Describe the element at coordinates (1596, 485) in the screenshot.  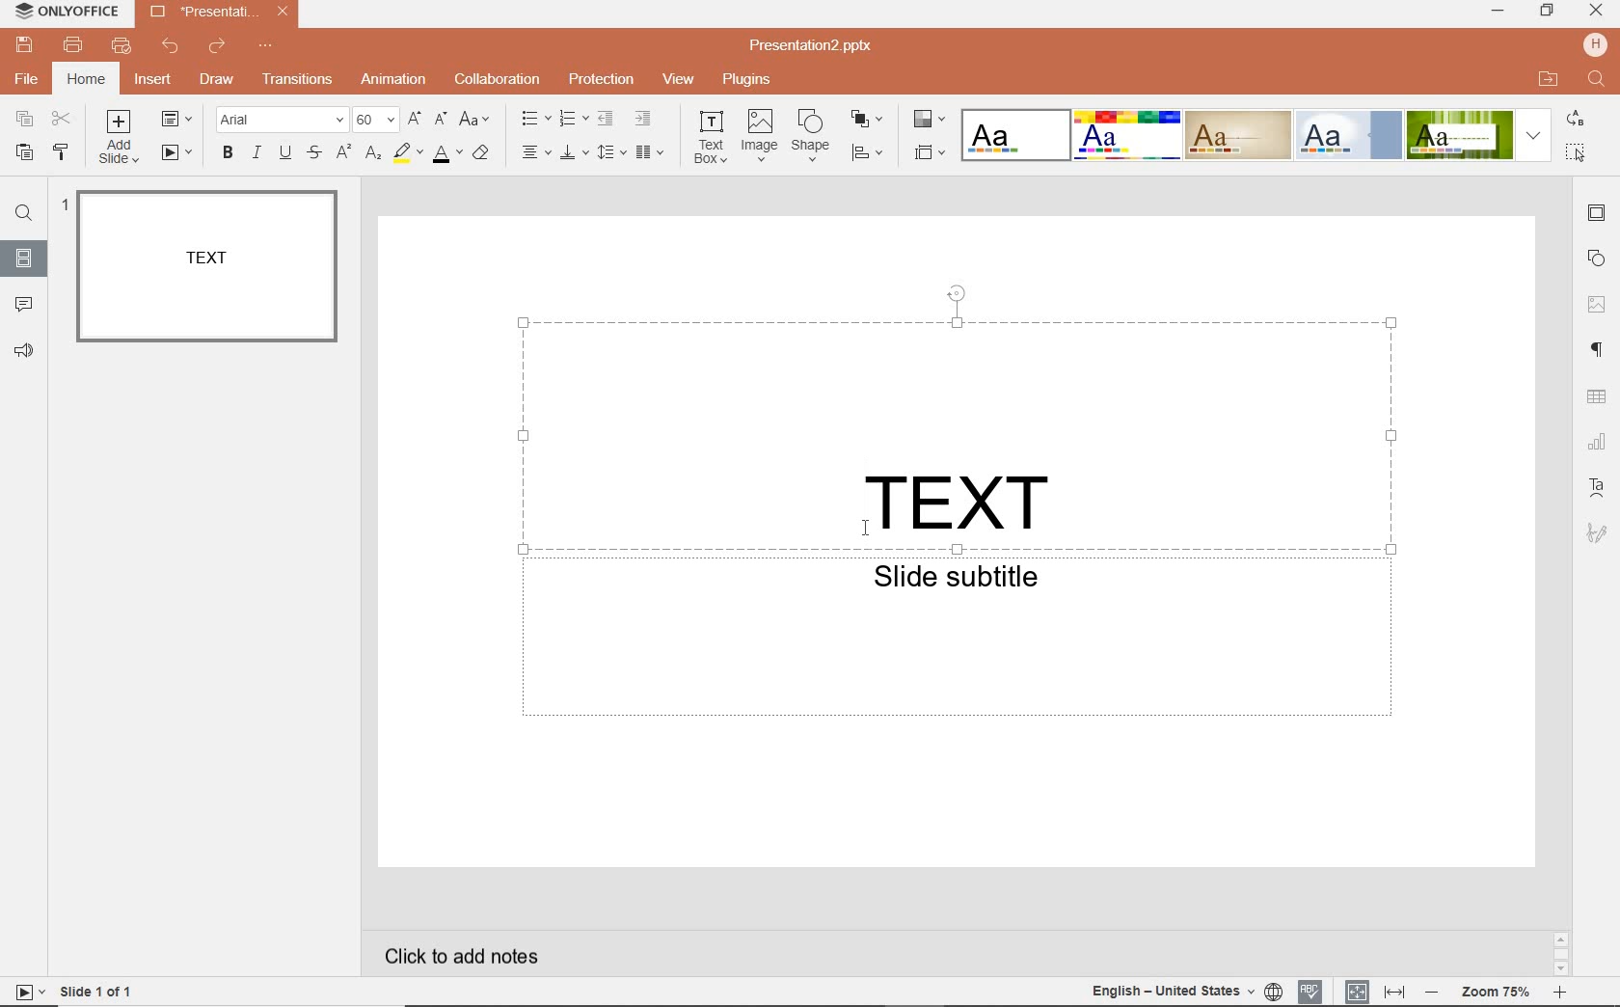
I see `TET ART` at that location.